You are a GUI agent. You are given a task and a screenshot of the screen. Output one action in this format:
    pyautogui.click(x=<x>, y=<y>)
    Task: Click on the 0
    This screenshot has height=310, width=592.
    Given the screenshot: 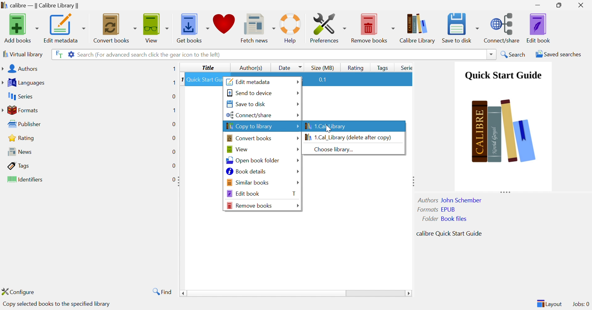 What is the action you would take?
    pyautogui.click(x=173, y=151)
    